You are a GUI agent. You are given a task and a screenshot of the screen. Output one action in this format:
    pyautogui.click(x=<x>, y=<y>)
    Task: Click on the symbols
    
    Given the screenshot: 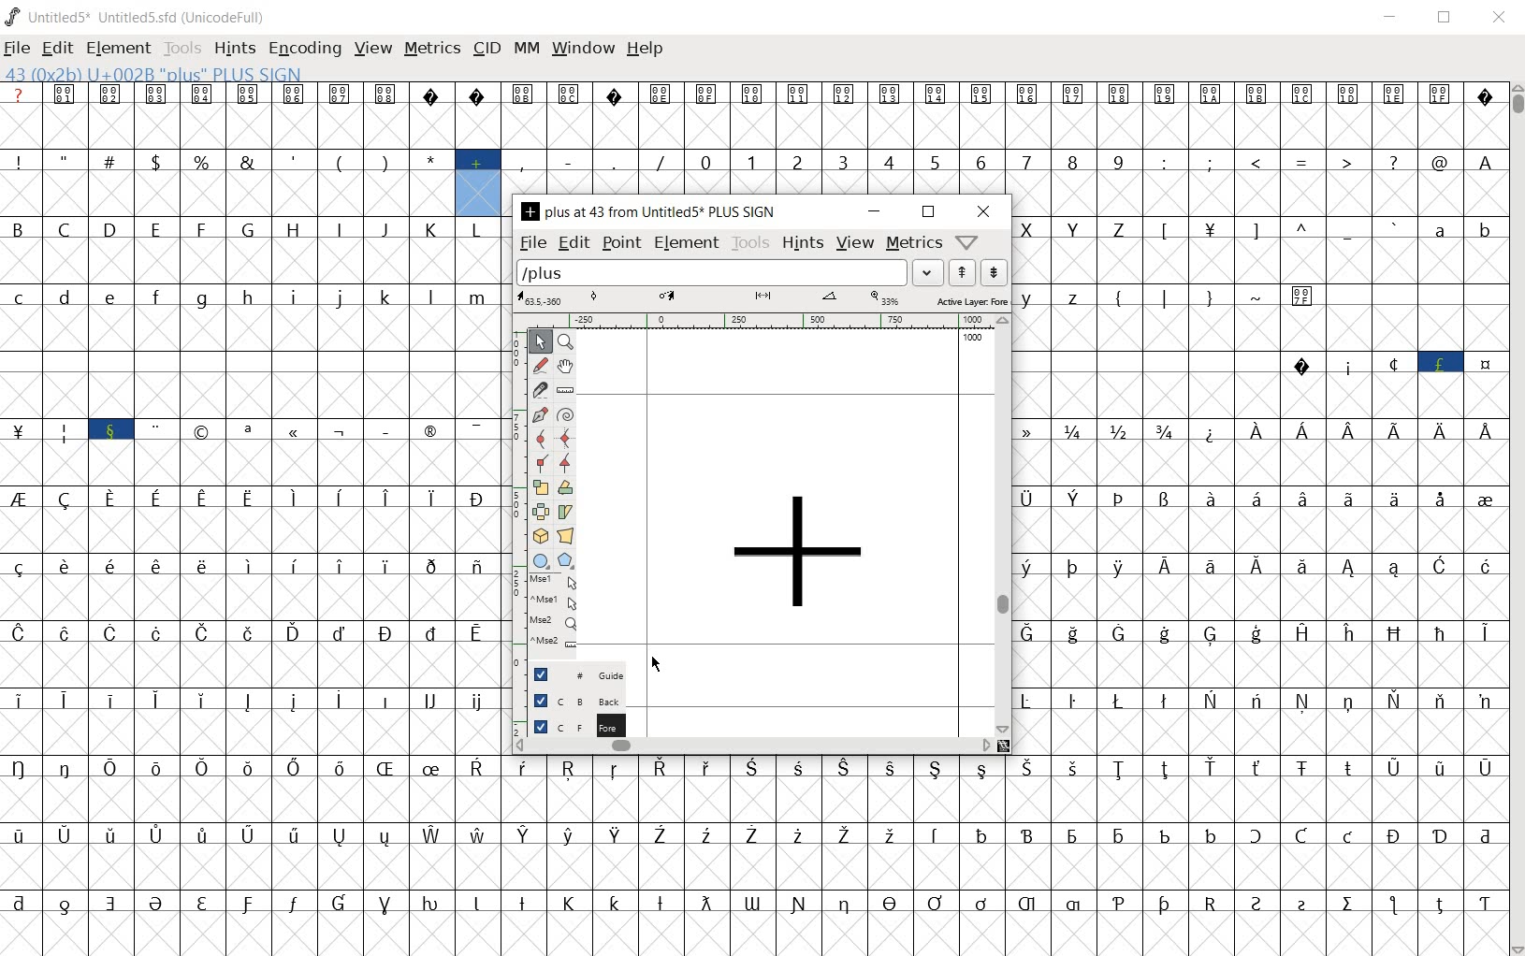 What is the action you would take?
    pyautogui.click(x=753, y=115)
    